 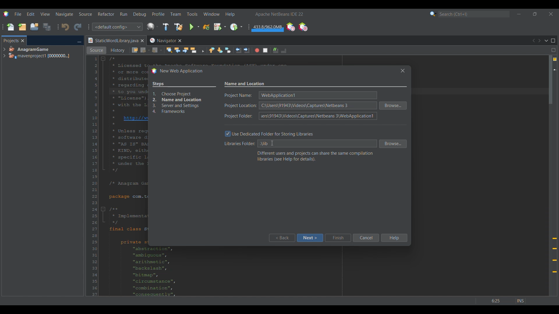 I want to click on Settings name, so click(x=245, y=84).